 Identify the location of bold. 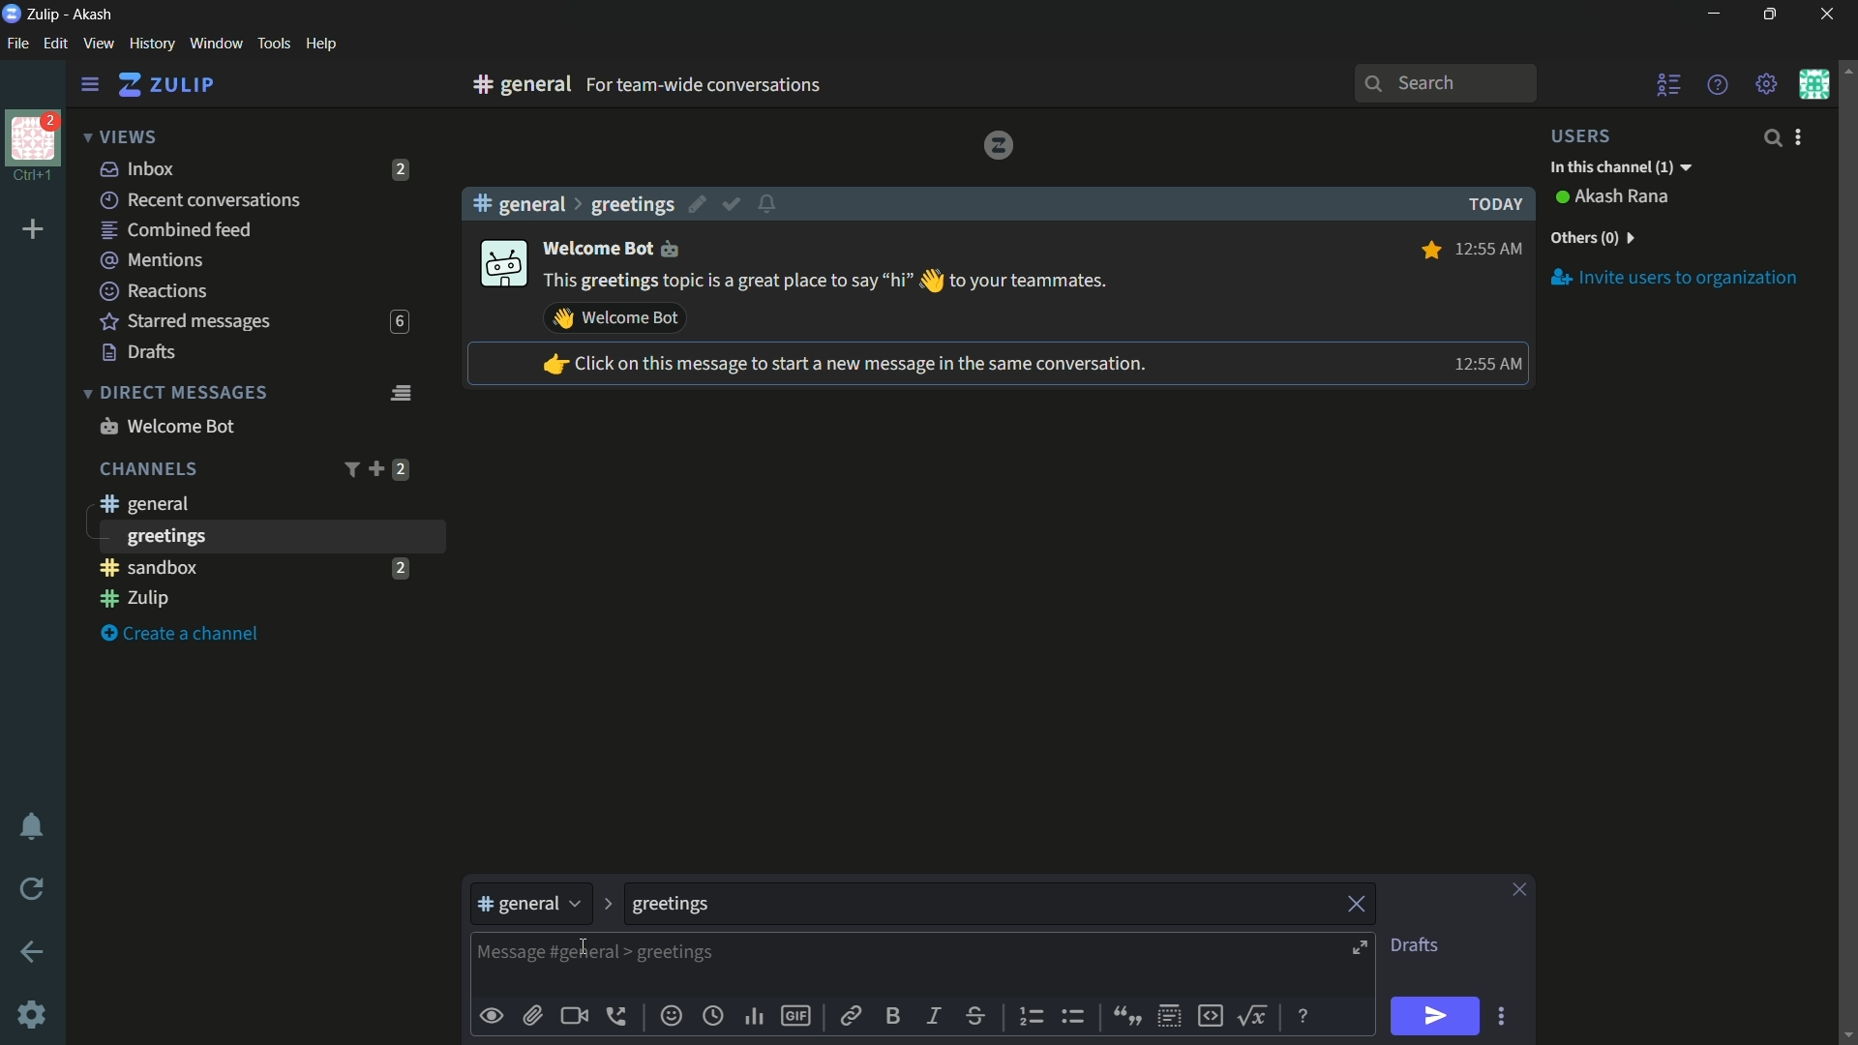
(894, 1015).